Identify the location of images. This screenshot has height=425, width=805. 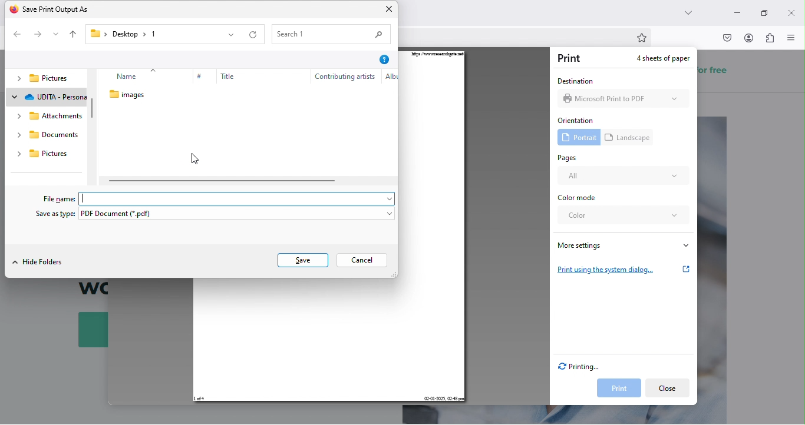
(132, 97).